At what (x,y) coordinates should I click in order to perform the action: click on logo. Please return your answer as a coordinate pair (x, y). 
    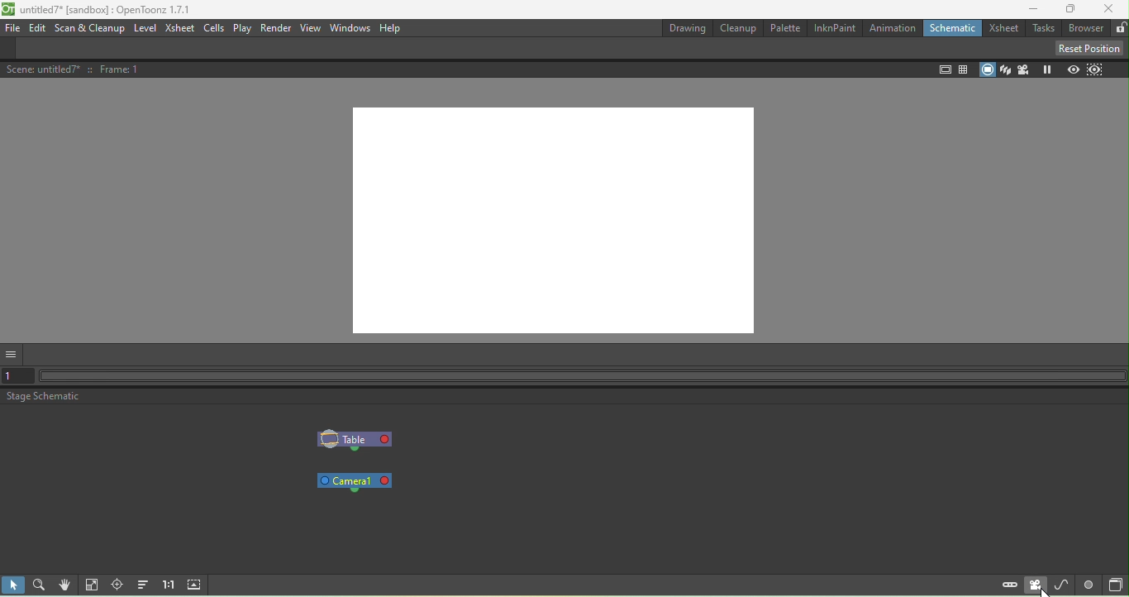
    Looking at the image, I should click on (7, 9).